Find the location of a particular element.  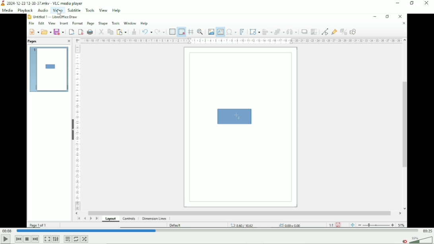

2024-12-23 13-38-37.mkv VLC media player is located at coordinates (43, 3).